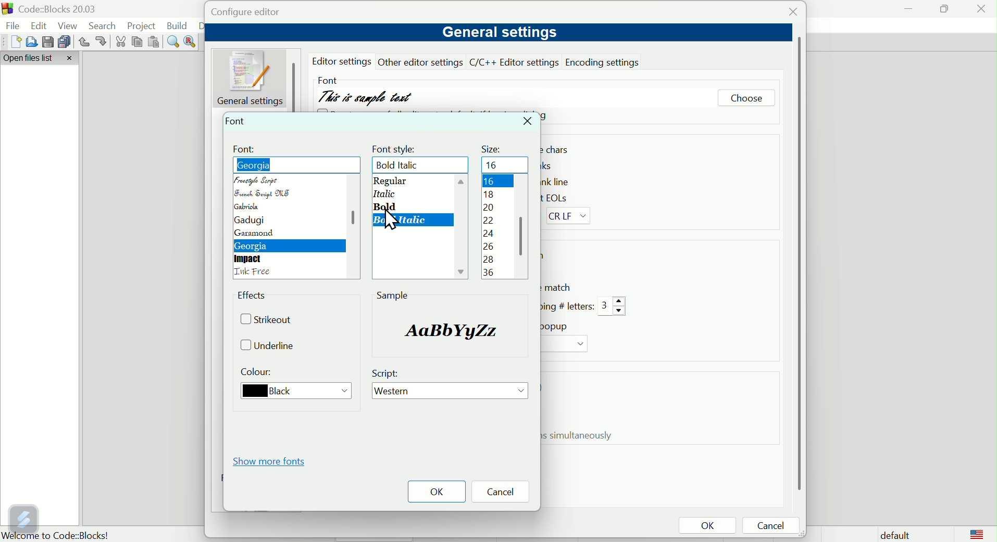 This screenshot has width=997, height=542. What do you see at coordinates (437, 492) in the screenshot?
I see `OK` at bounding box center [437, 492].